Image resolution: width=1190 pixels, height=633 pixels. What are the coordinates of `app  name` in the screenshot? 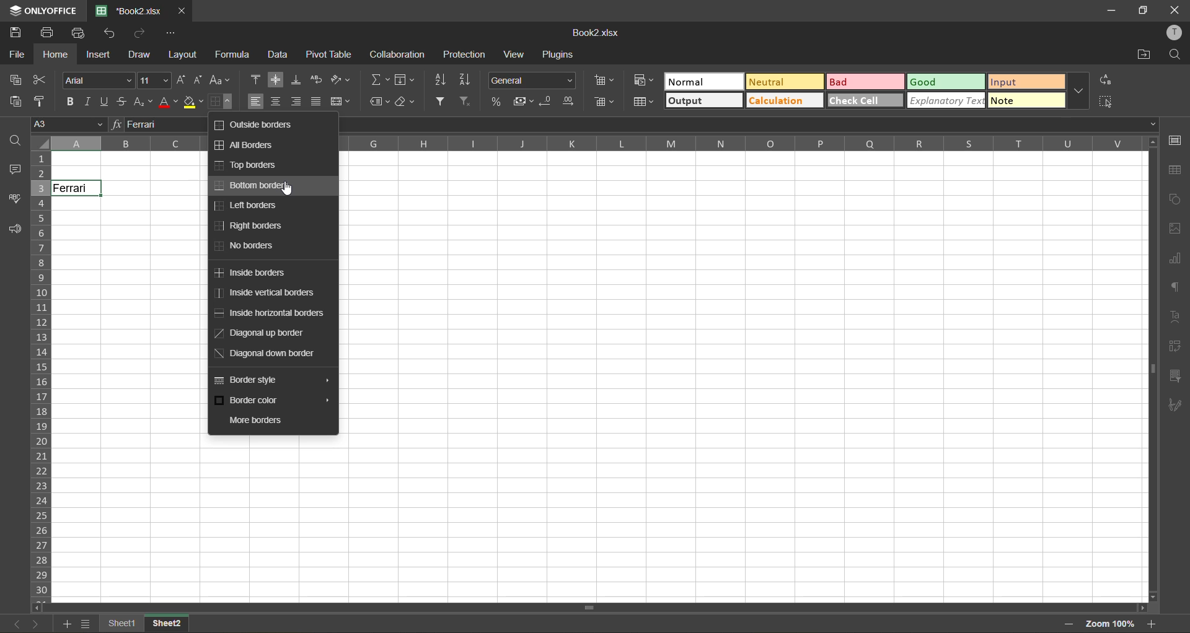 It's located at (40, 9).